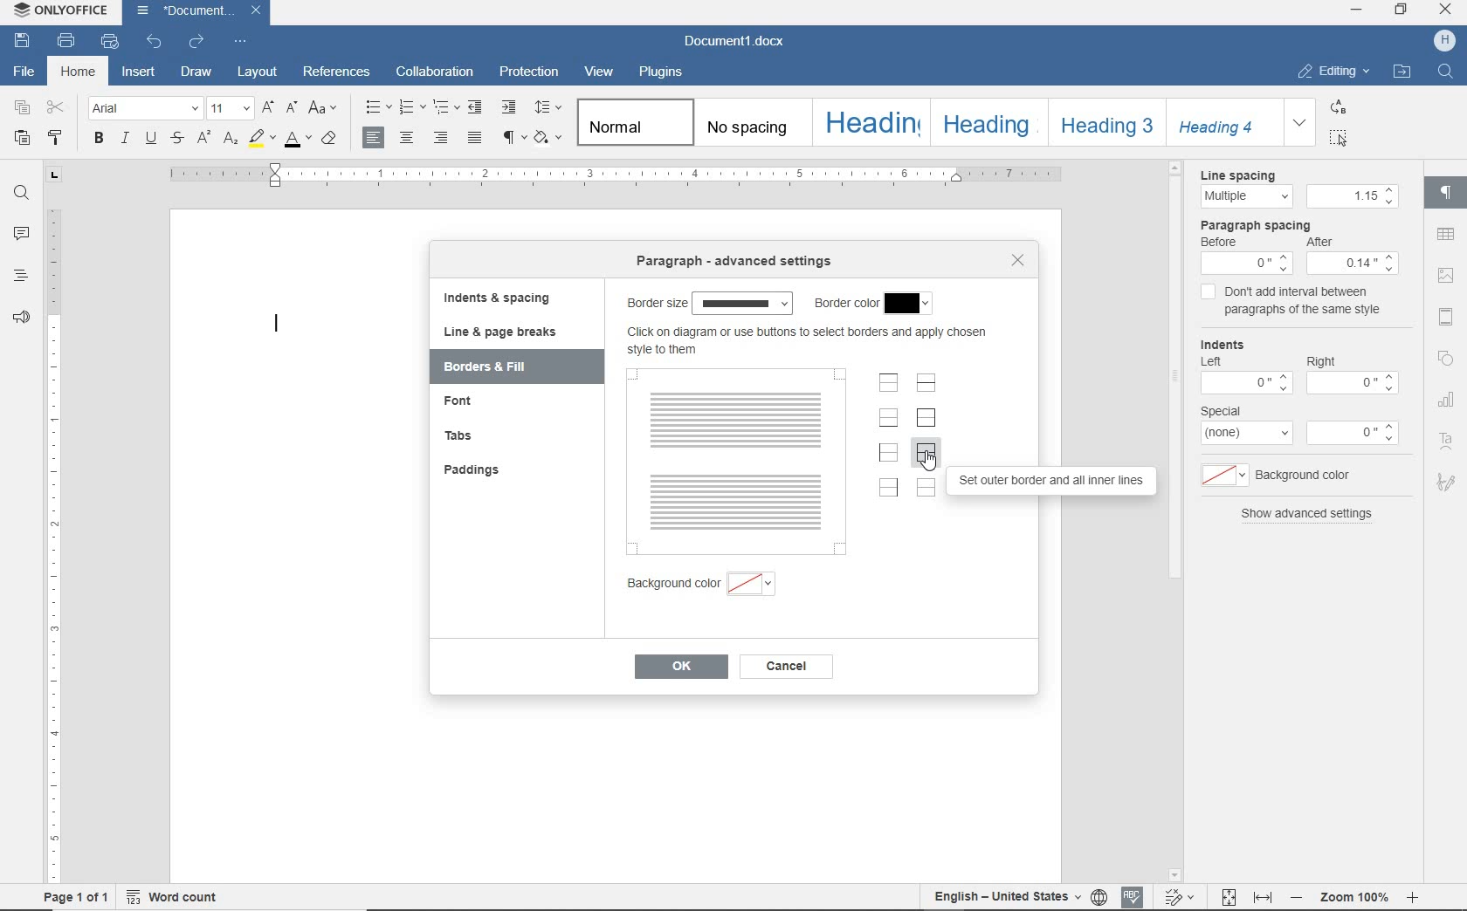 This screenshot has width=1467, height=911. I want to click on chart, so click(1446, 399).